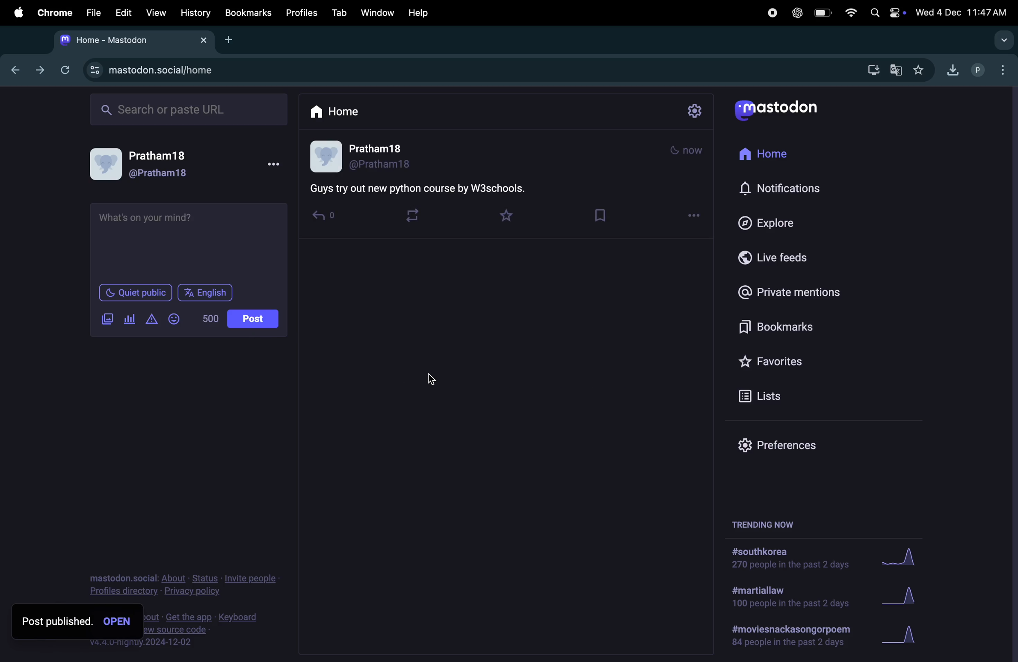 This screenshot has width=1018, height=662. I want to click on add, so click(231, 40).